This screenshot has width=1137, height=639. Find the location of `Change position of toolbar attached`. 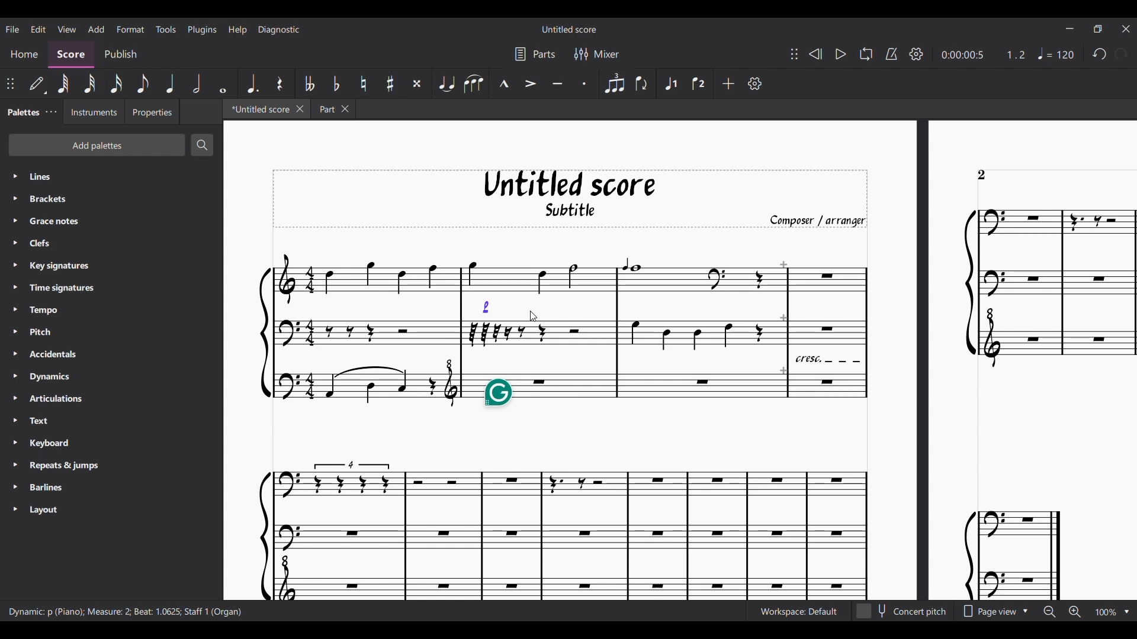

Change position of toolbar attached is located at coordinates (10, 83).